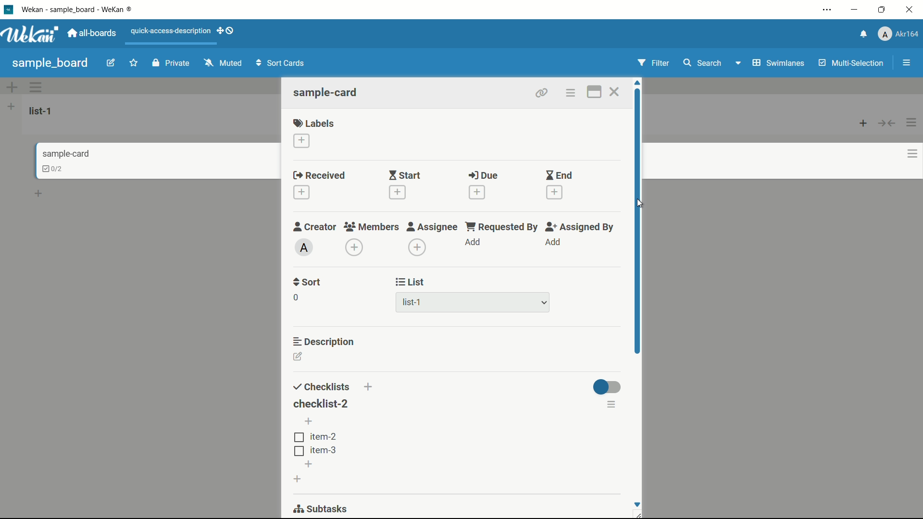 This screenshot has width=923, height=519. Describe the element at coordinates (654, 63) in the screenshot. I see `filter` at that location.